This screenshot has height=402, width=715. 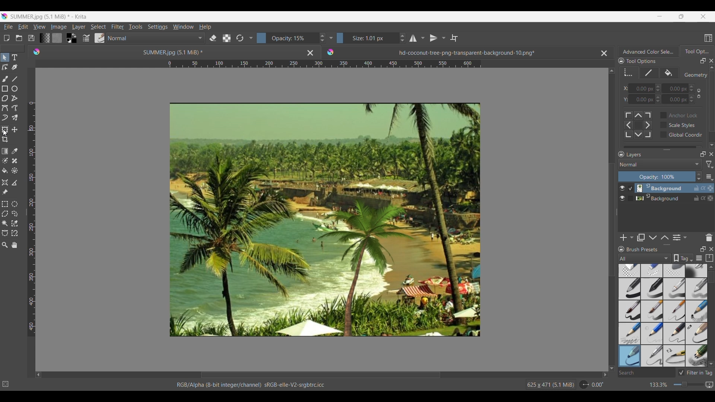 I want to click on Filter layers, so click(x=710, y=165).